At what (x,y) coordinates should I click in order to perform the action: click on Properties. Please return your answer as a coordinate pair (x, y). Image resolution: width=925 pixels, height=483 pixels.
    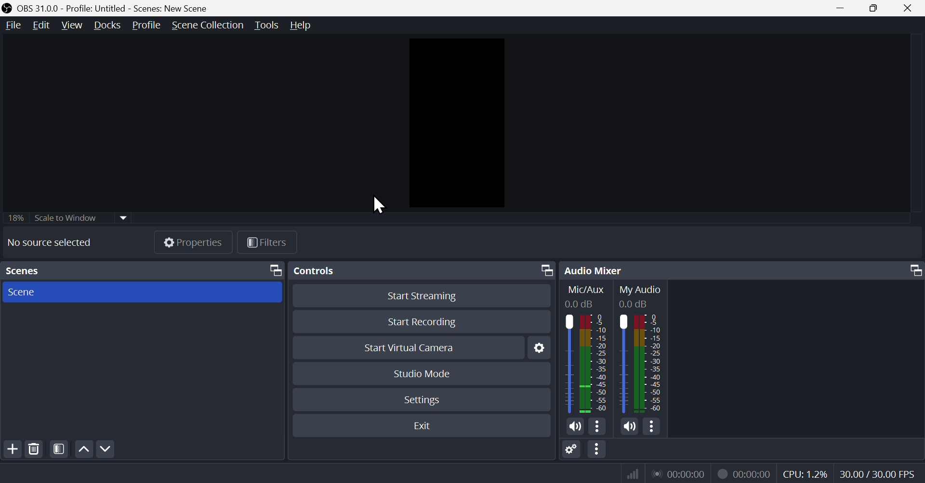
    Looking at the image, I should click on (190, 240).